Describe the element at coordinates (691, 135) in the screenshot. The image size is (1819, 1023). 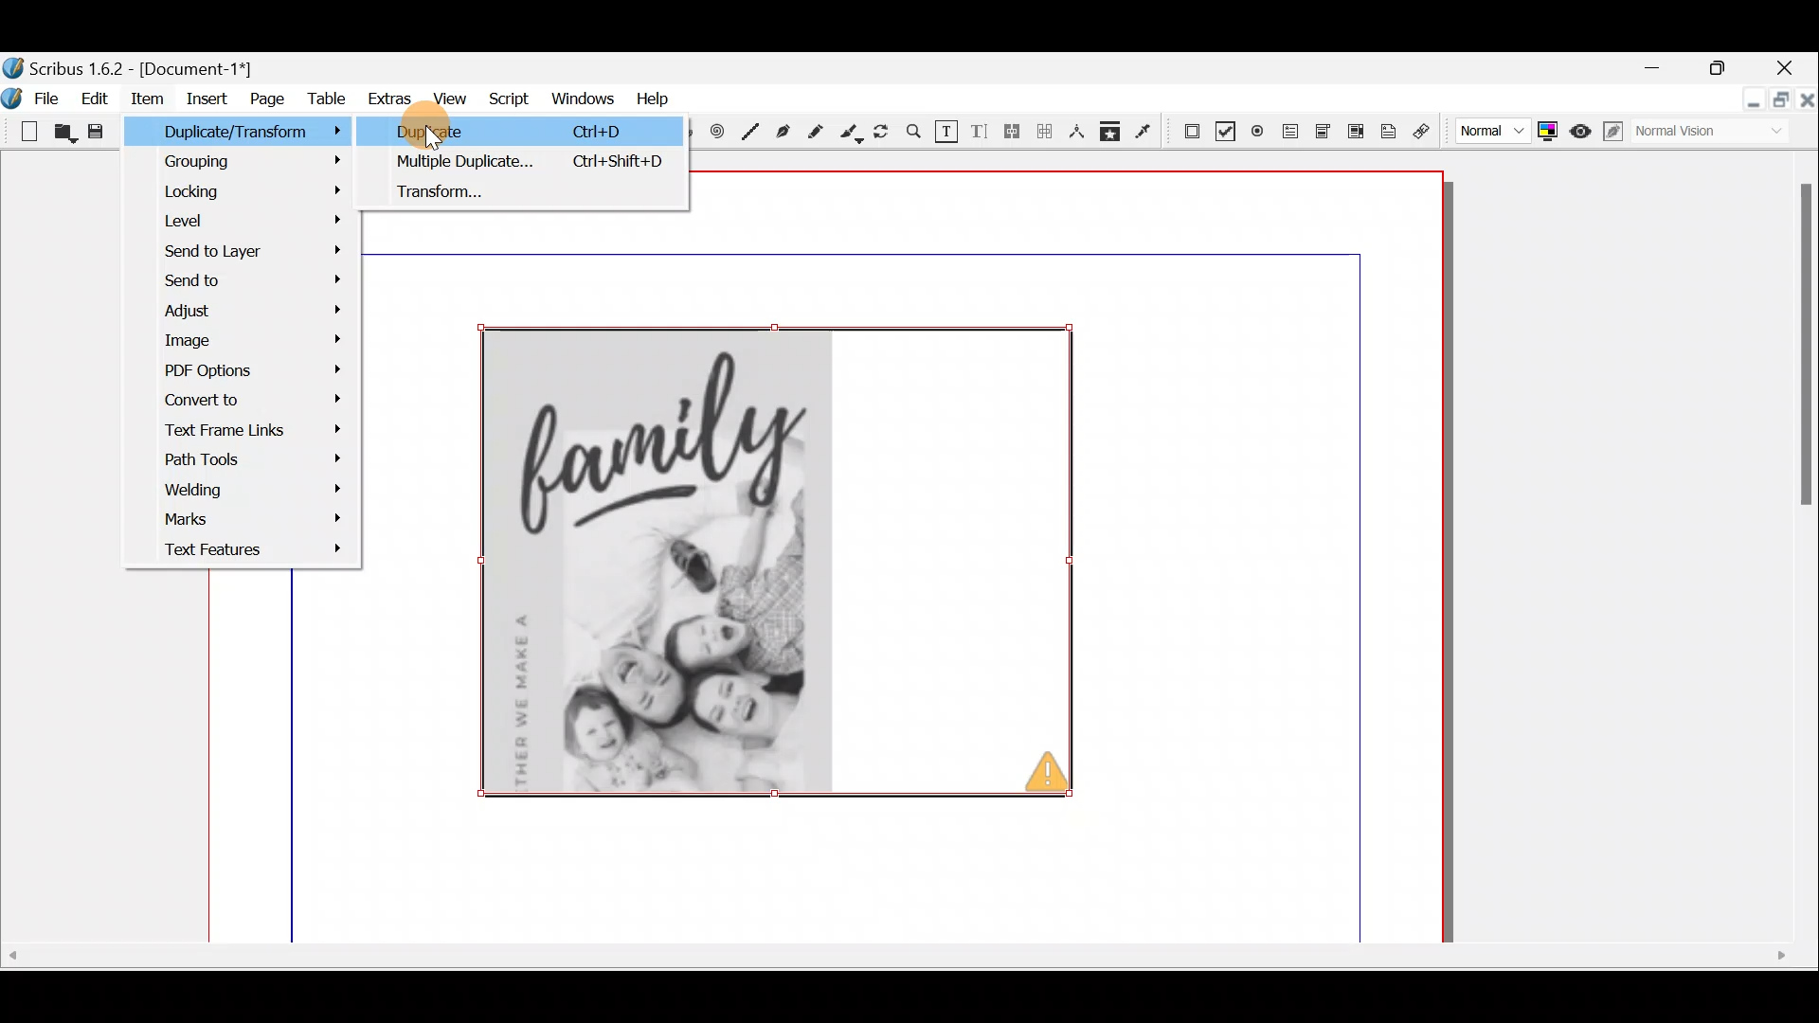
I see `Arc` at that location.